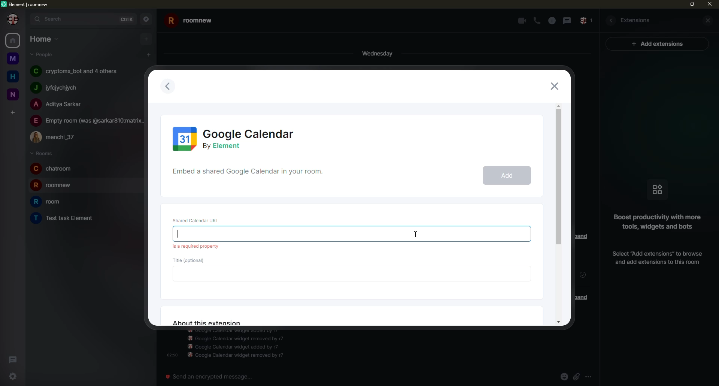  Describe the element at coordinates (552, 21) in the screenshot. I see `info` at that location.